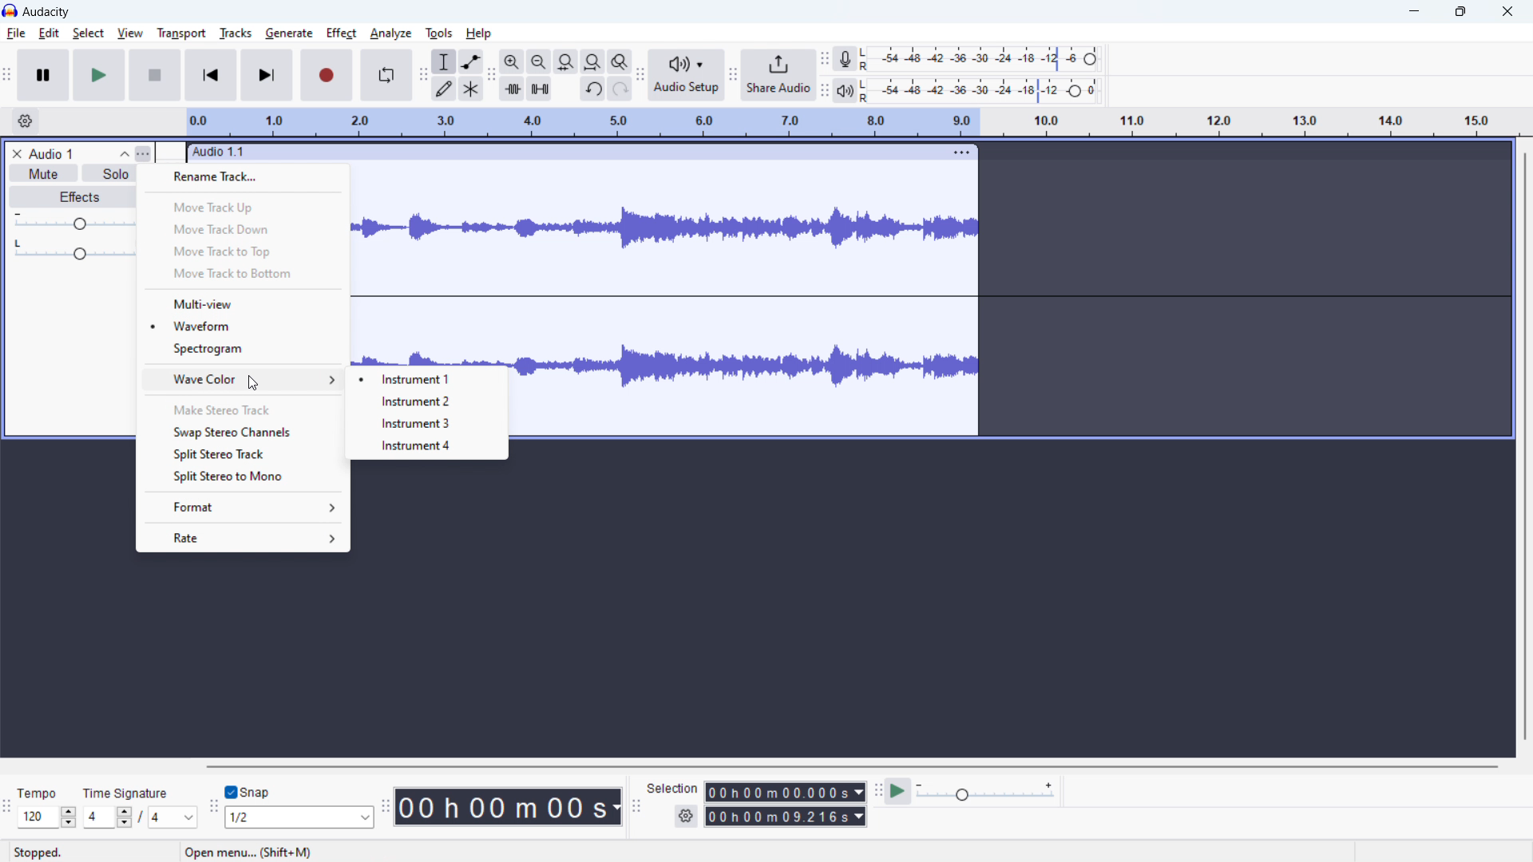 The width and height of the screenshot is (1533, 862). I want to click on Tempo, so click(38, 791).